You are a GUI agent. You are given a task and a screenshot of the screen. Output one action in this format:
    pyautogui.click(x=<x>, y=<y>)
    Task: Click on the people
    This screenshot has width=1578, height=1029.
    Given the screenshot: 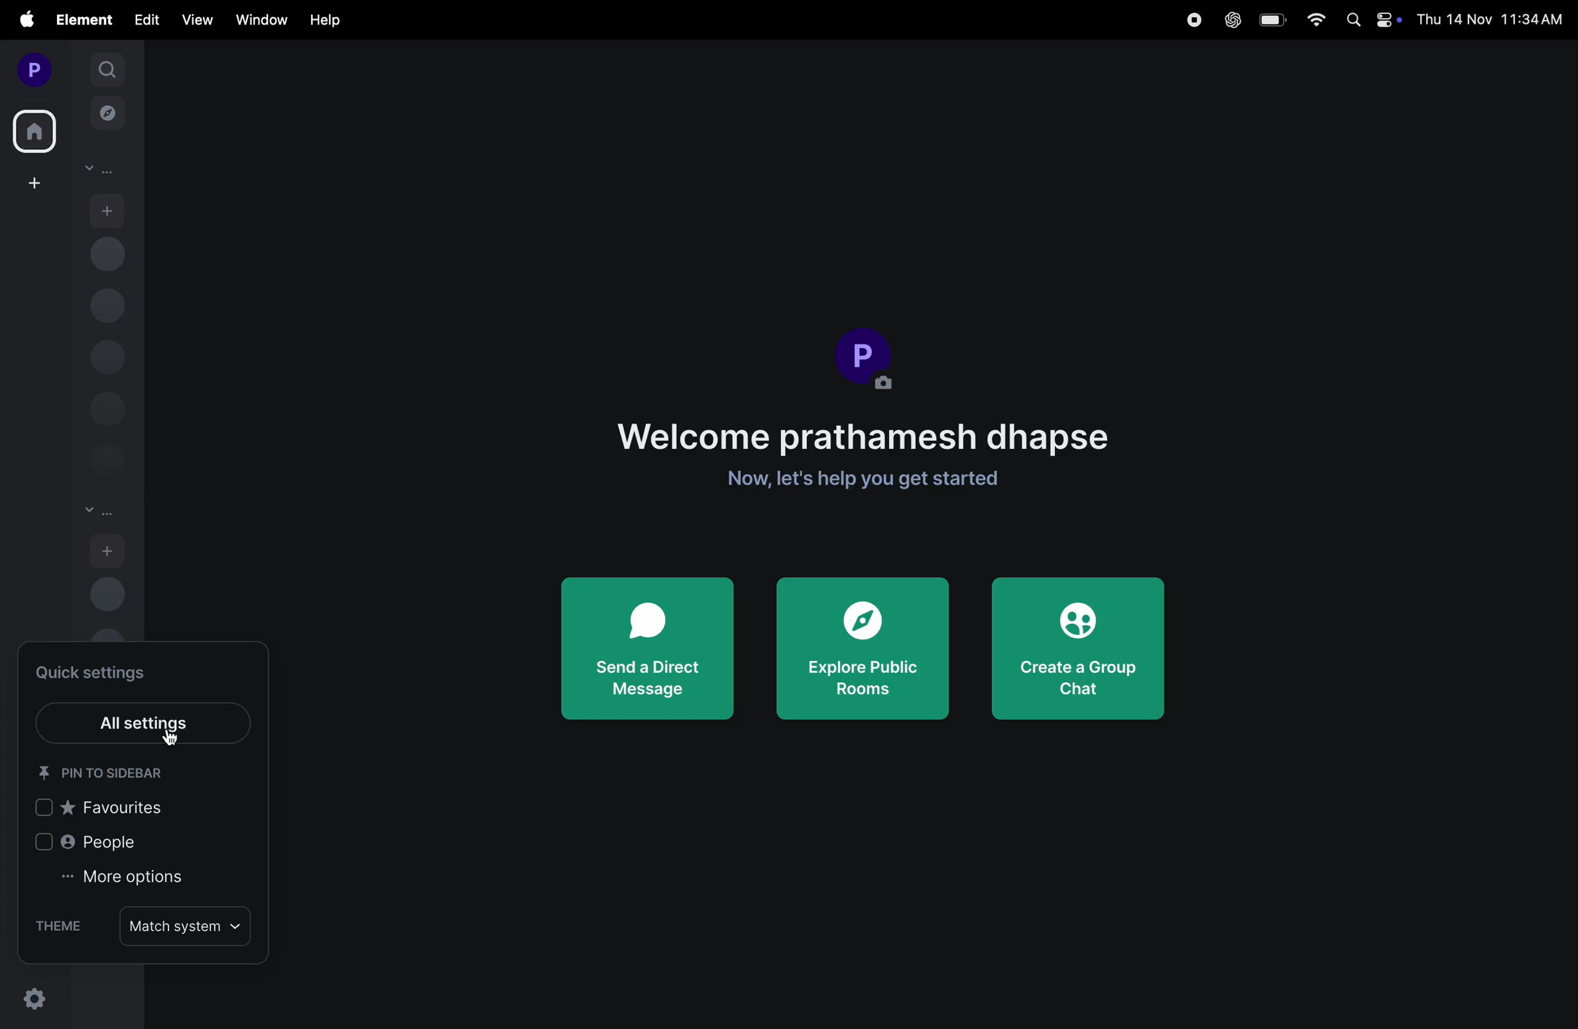 What is the action you would take?
    pyautogui.click(x=99, y=170)
    